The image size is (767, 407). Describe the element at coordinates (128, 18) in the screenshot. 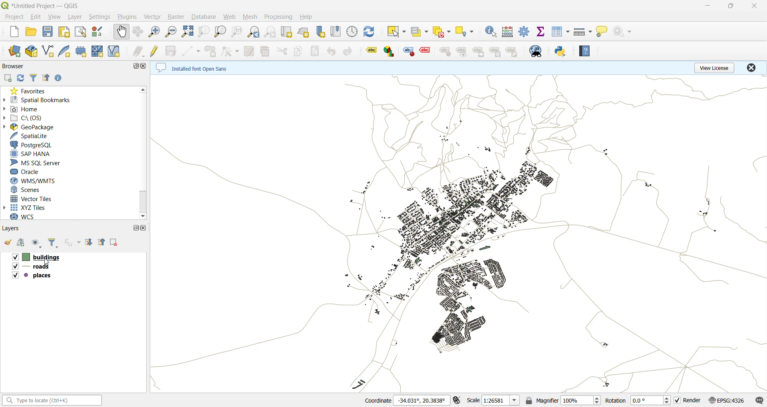

I see `plugins` at that location.